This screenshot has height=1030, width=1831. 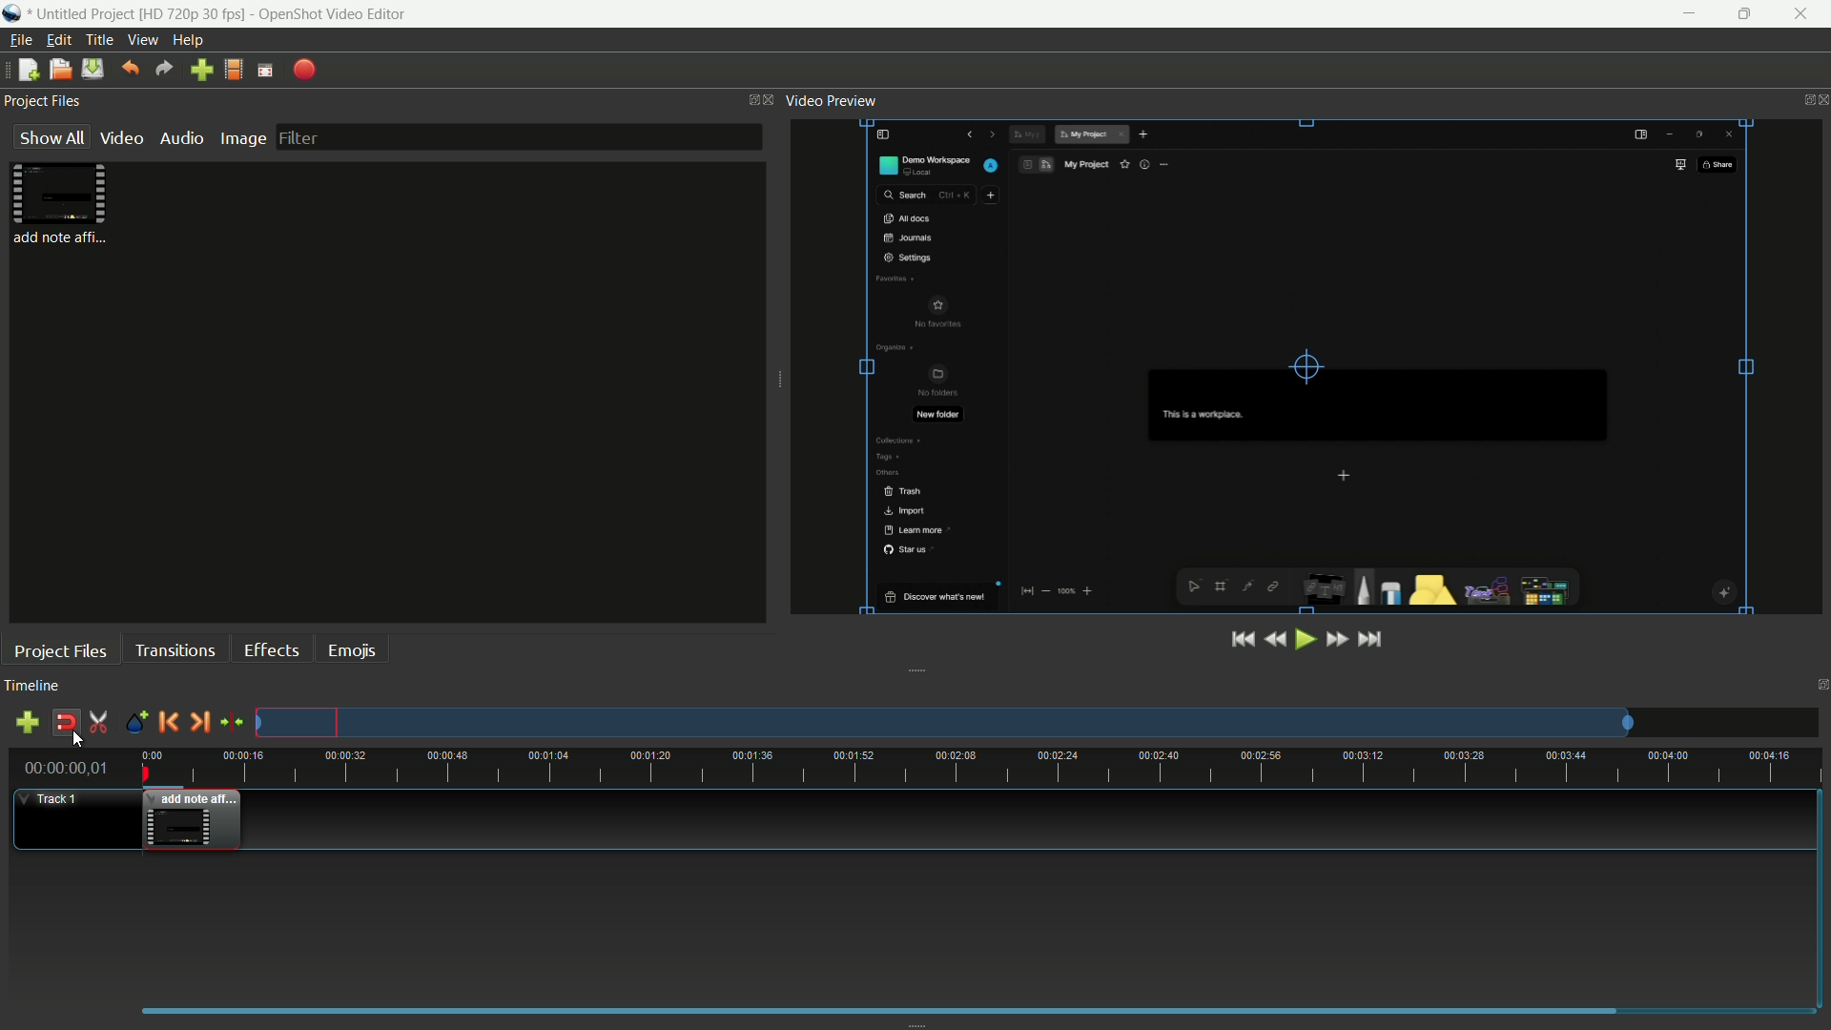 What do you see at coordinates (264, 72) in the screenshot?
I see `fullscreen` at bounding box center [264, 72].